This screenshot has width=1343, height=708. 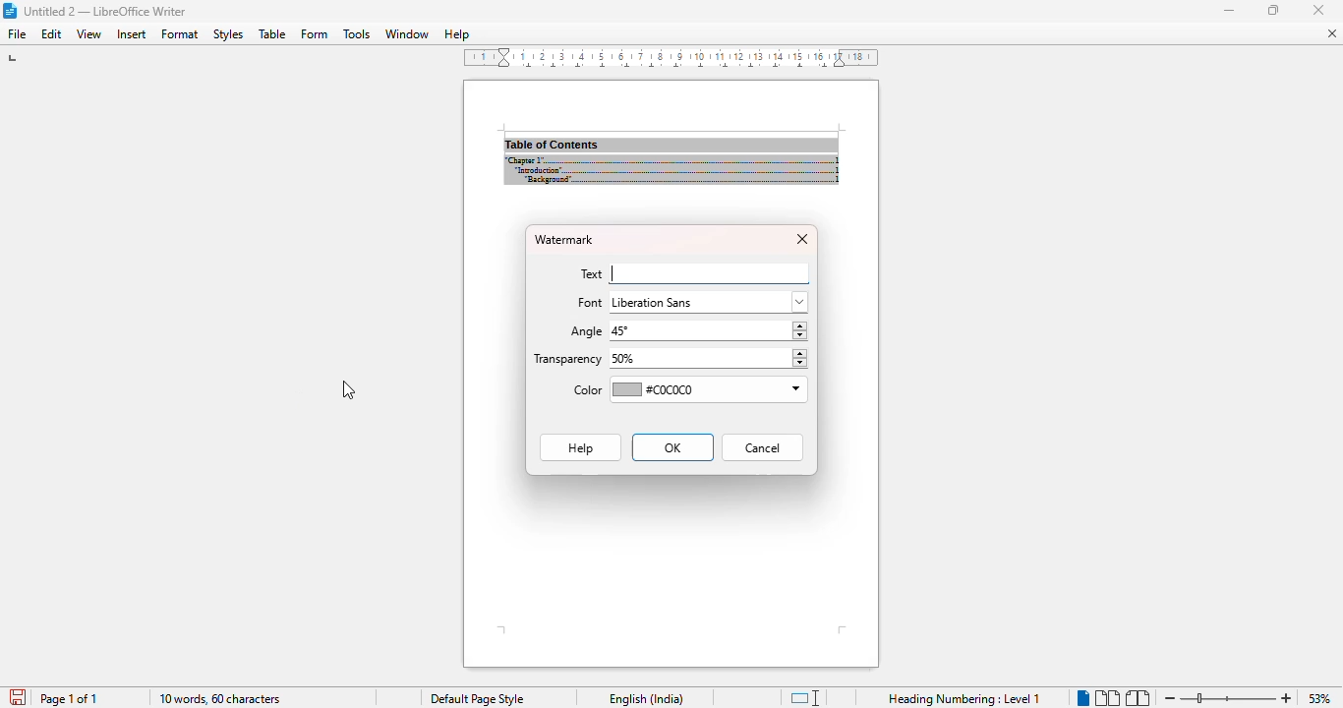 What do you see at coordinates (69, 699) in the screenshot?
I see `page 1 of 1` at bounding box center [69, 699].